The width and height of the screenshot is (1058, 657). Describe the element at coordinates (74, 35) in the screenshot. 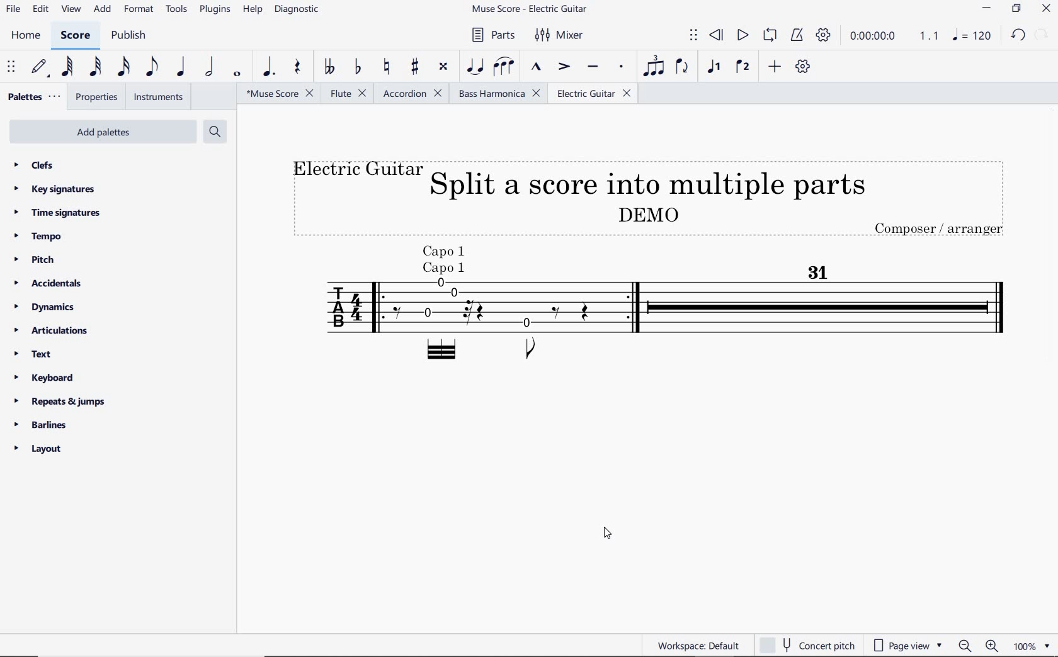

I see `score` at that location.